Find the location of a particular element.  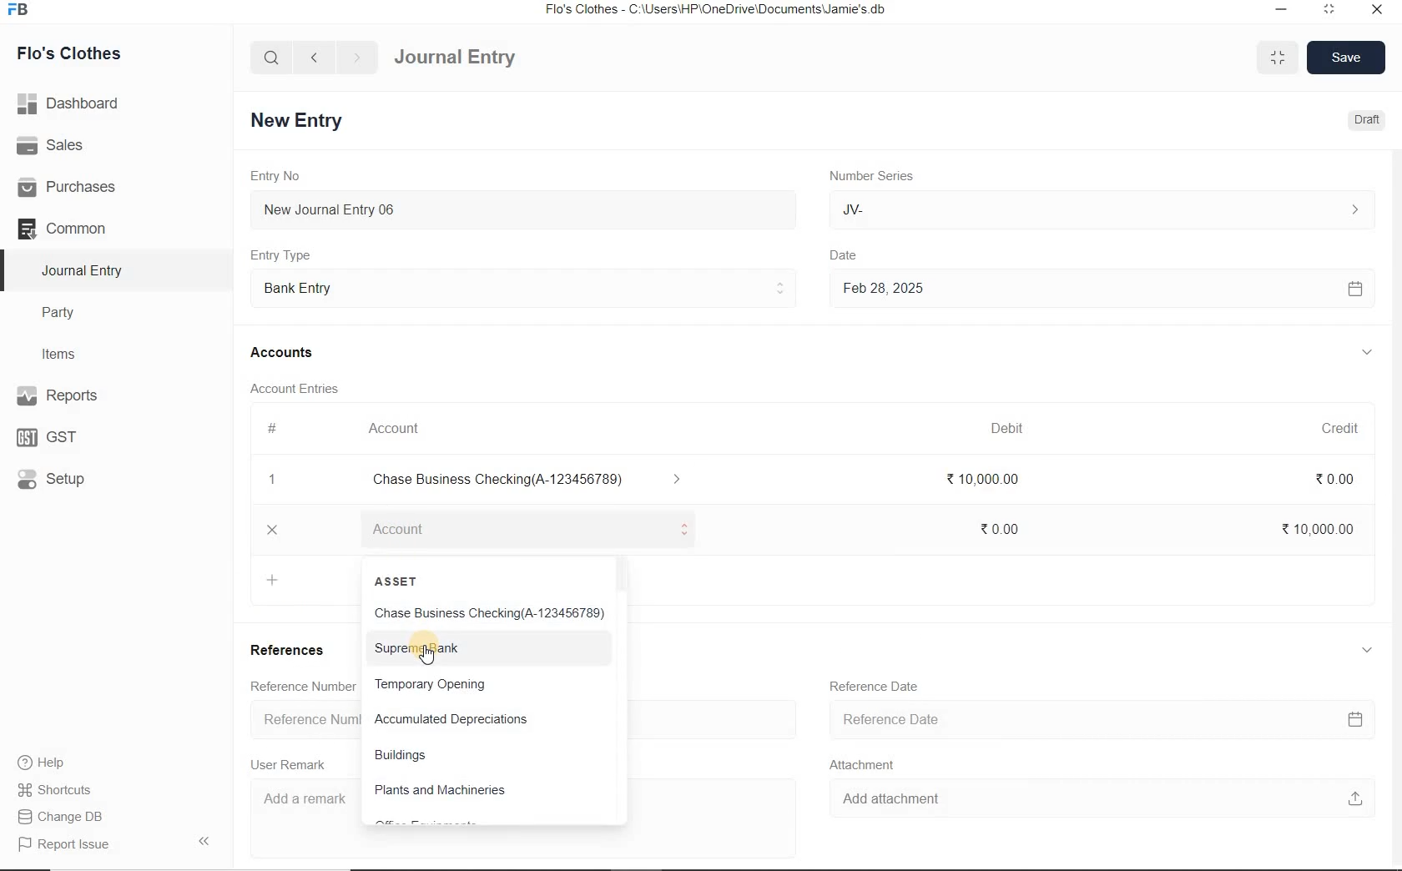

Draft is located at coordinates (1364, 120).